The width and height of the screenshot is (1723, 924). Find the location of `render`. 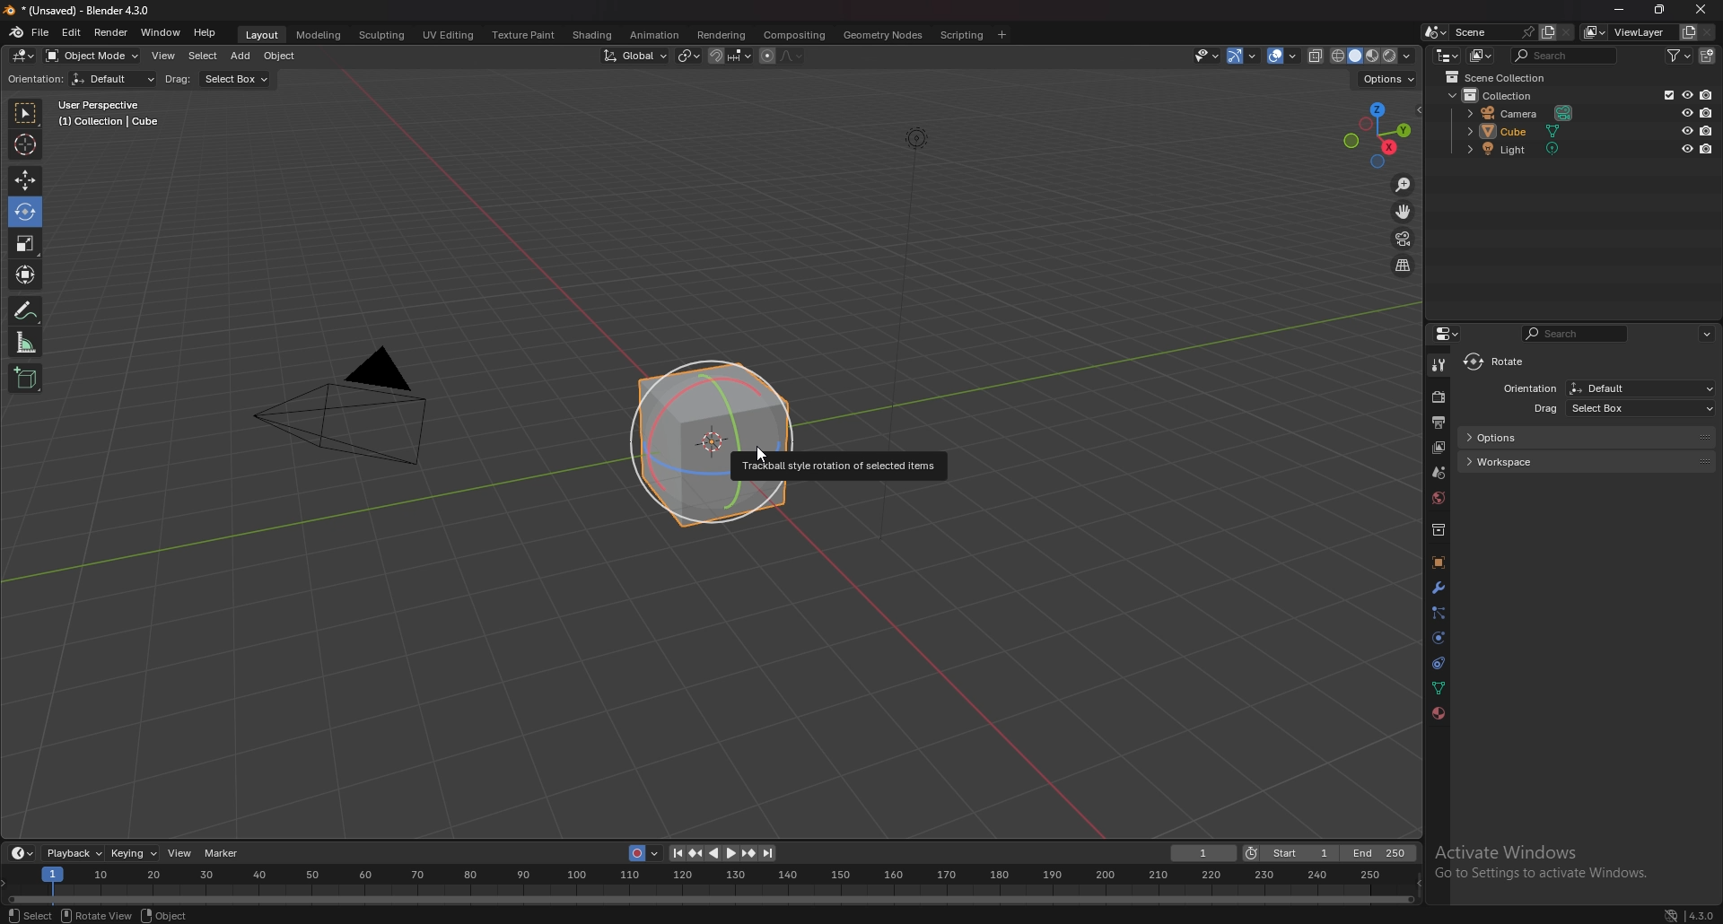

render is located at coordinates (110, 31).